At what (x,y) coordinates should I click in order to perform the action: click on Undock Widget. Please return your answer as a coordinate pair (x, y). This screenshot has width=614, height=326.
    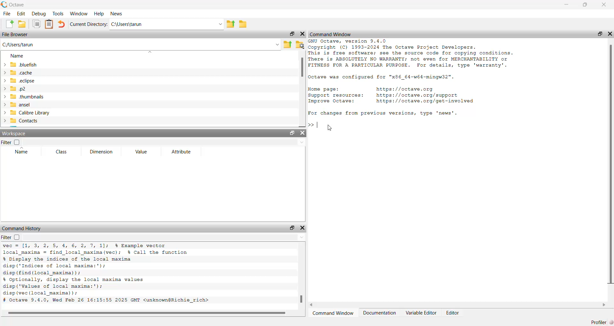
    Looking at the image, I should click on (292, 228).